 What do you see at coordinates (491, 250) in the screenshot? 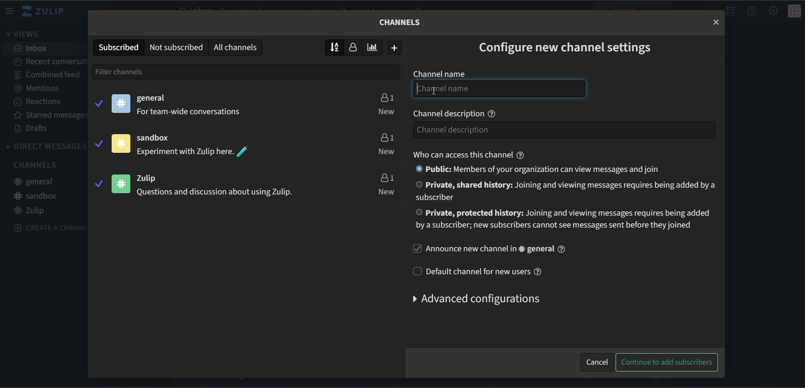
I see `Announce new channel in #general` at bounding box center [491, 250].